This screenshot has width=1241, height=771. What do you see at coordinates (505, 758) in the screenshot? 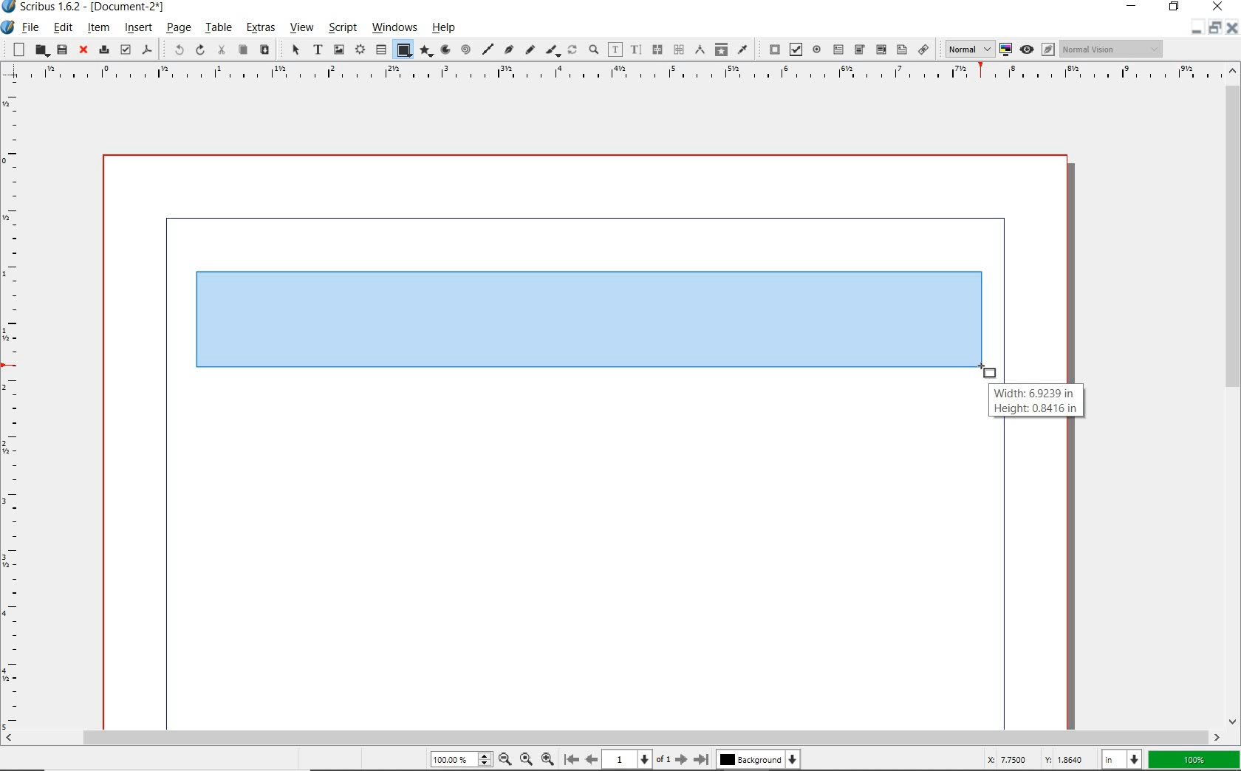
I see `zoom in` at bounding box center [505, 758].